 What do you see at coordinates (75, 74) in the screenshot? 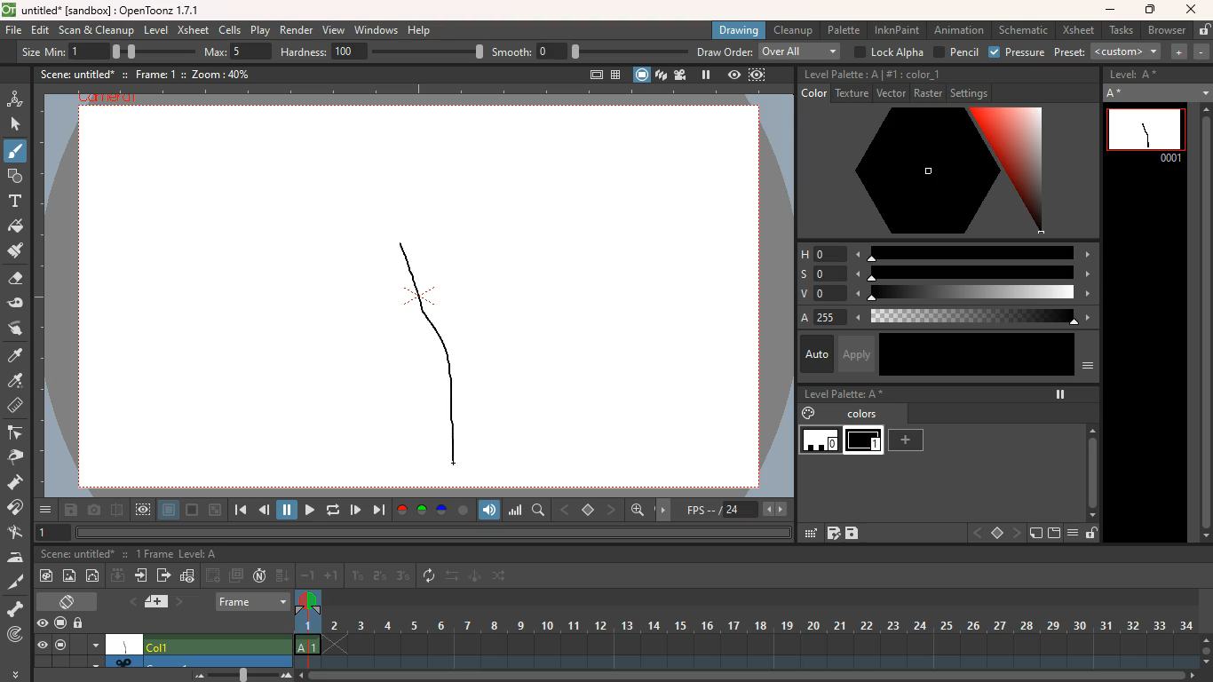
I see `scene: untitled` at bounding box center [75, 74].